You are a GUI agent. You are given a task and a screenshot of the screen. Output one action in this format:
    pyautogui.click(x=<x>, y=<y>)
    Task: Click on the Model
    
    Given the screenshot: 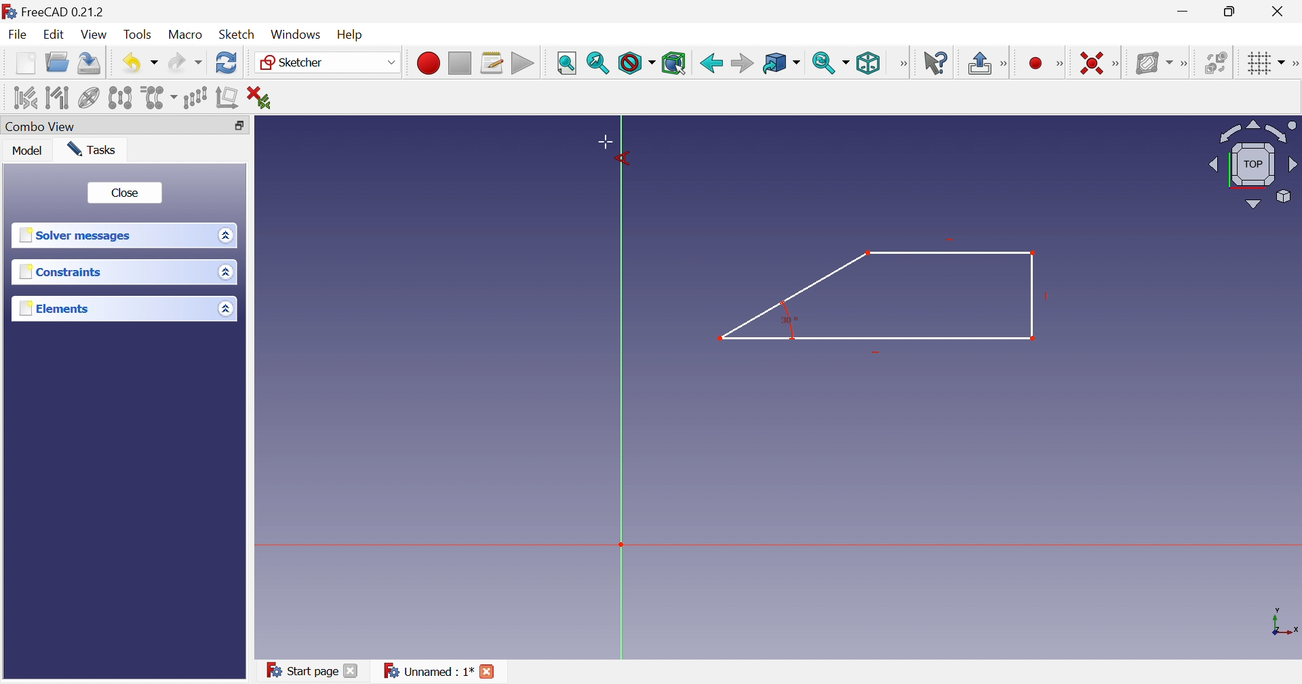 What is the action you would take?
    pyautogui.click(x=30, y=152)
    